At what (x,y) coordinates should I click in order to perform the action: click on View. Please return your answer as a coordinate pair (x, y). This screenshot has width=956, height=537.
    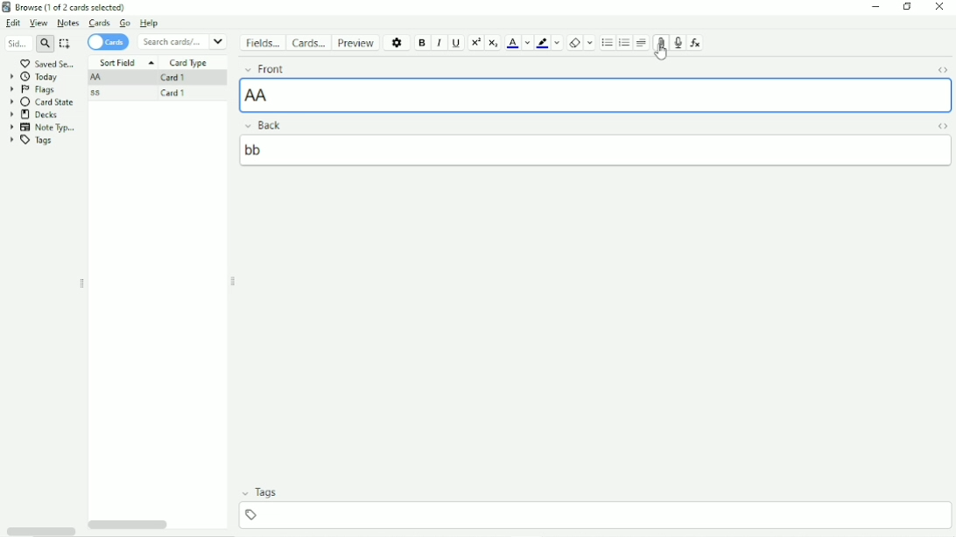
    Looking at the image, I should click on (39, 23).